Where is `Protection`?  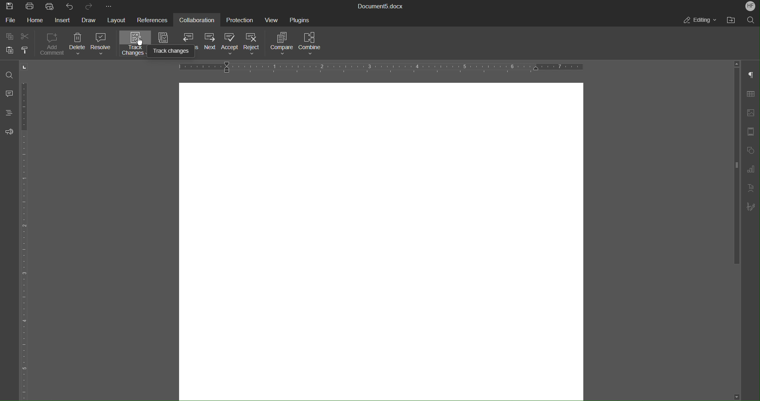 Protection is located at coordinates (241, 20).